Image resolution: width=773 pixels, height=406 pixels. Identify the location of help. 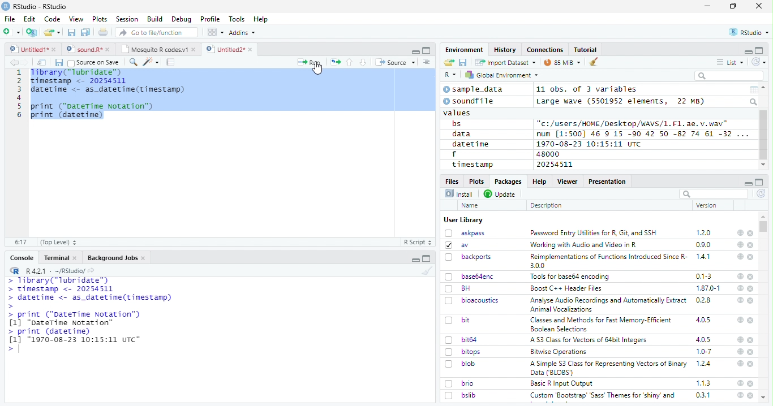
(740, 395).